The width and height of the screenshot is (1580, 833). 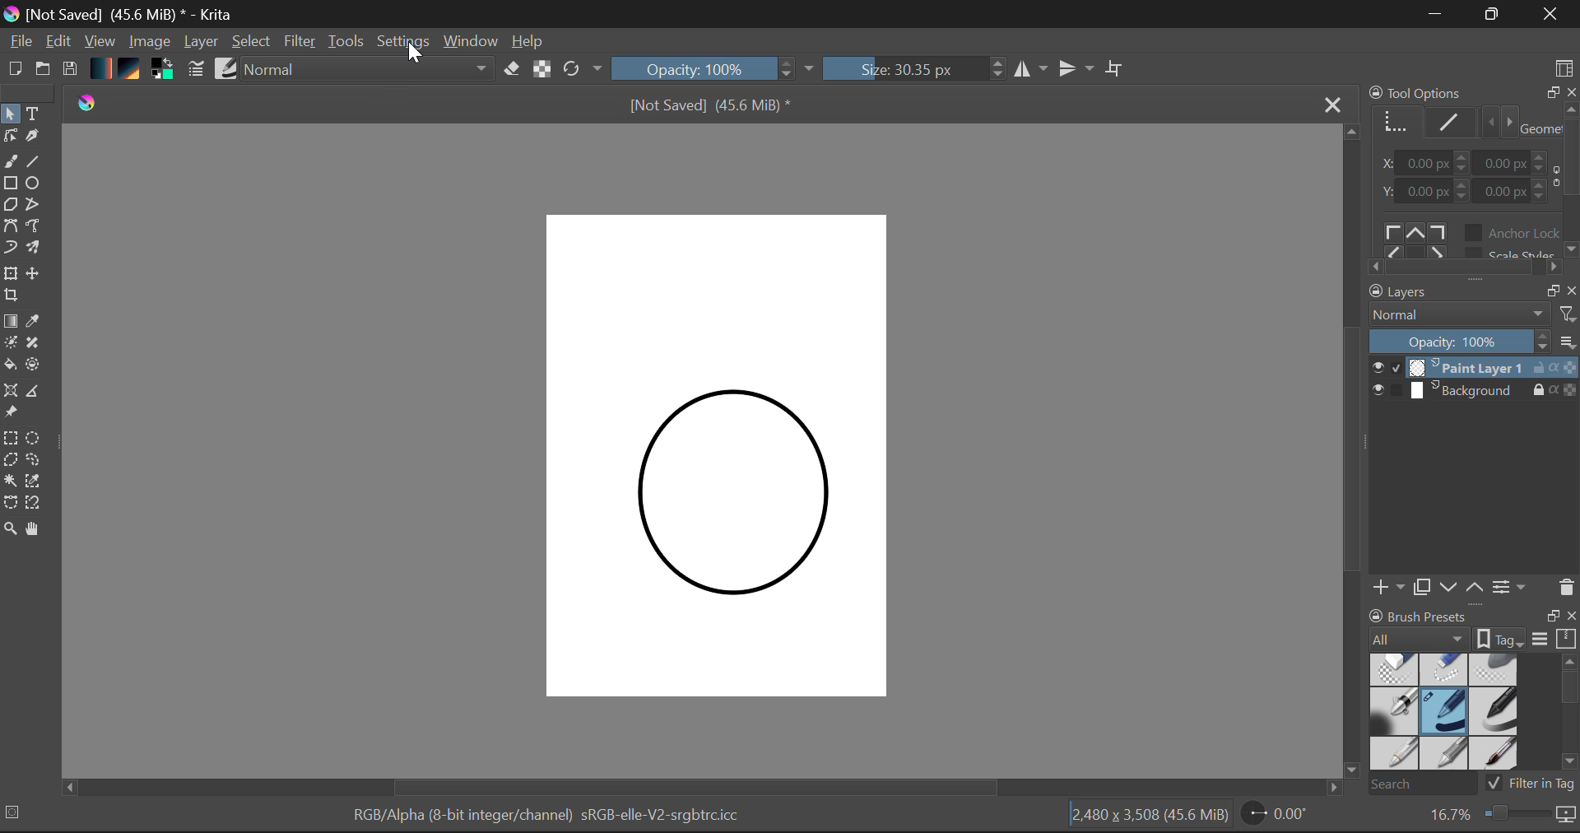 I want to click on Brush Settings, so click(x=196, y=70).